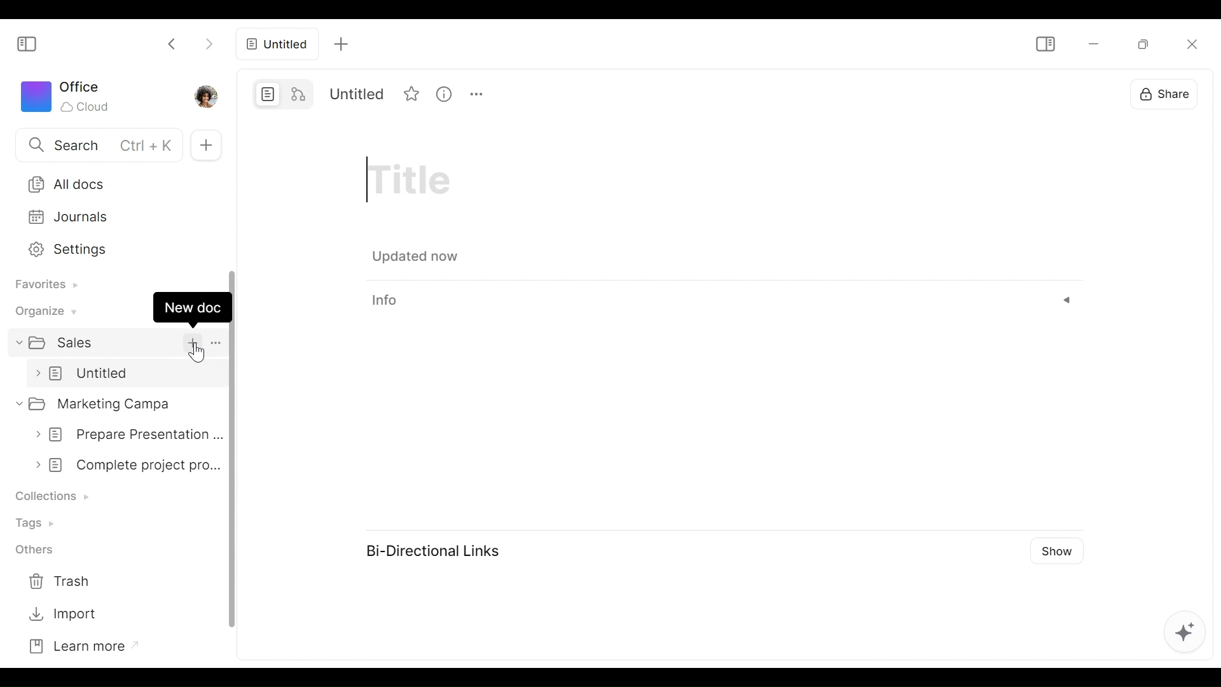 This screenshot has width=1221, height=687. Describe the element at coordinates (1092, 44) in the screenshot. I see `minimize` at that location.